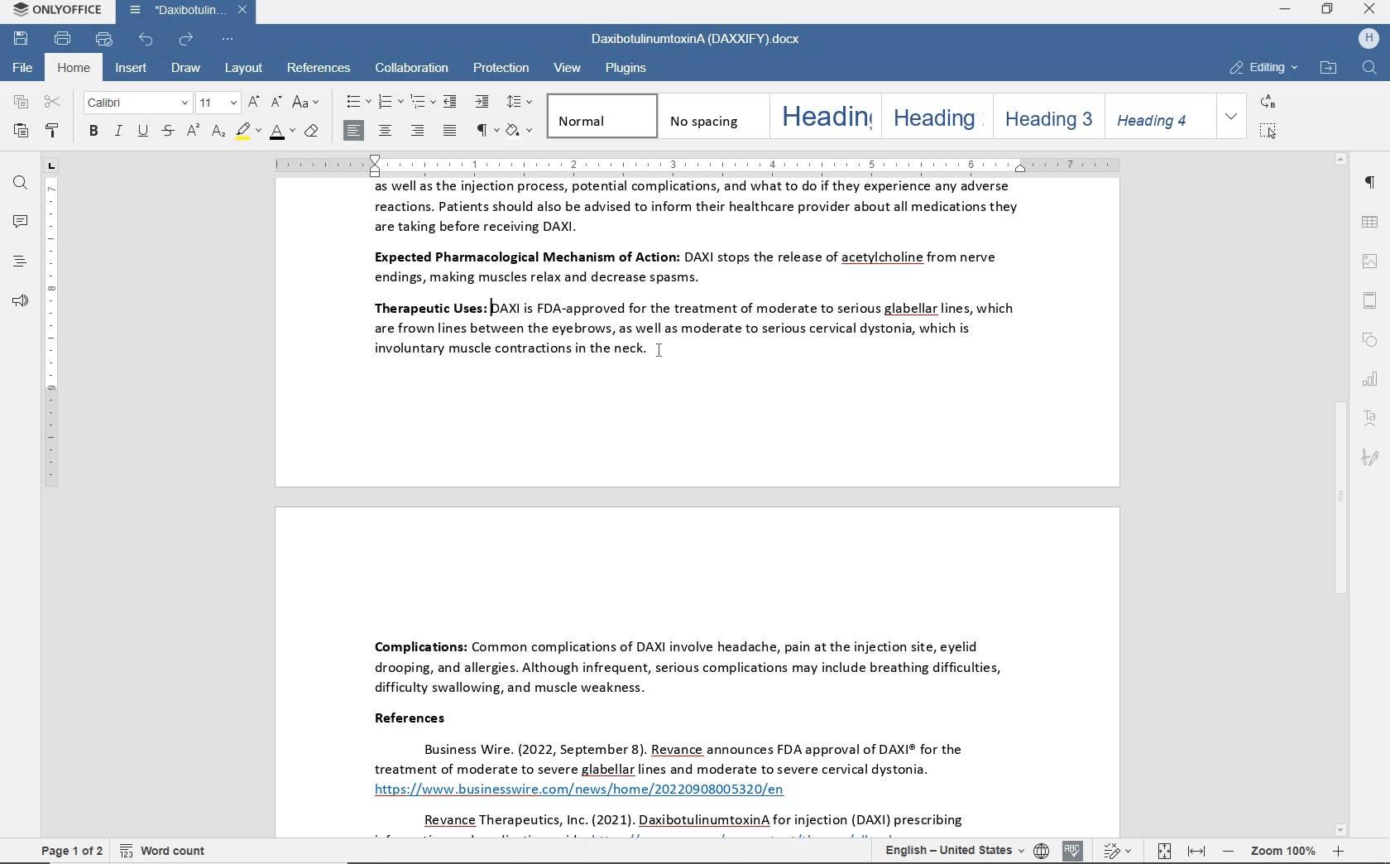 This screenshot has width=1390, height=864. Describe the element at coordinates (420, 103) in the screenshot. I see `multilevel list` at that location.